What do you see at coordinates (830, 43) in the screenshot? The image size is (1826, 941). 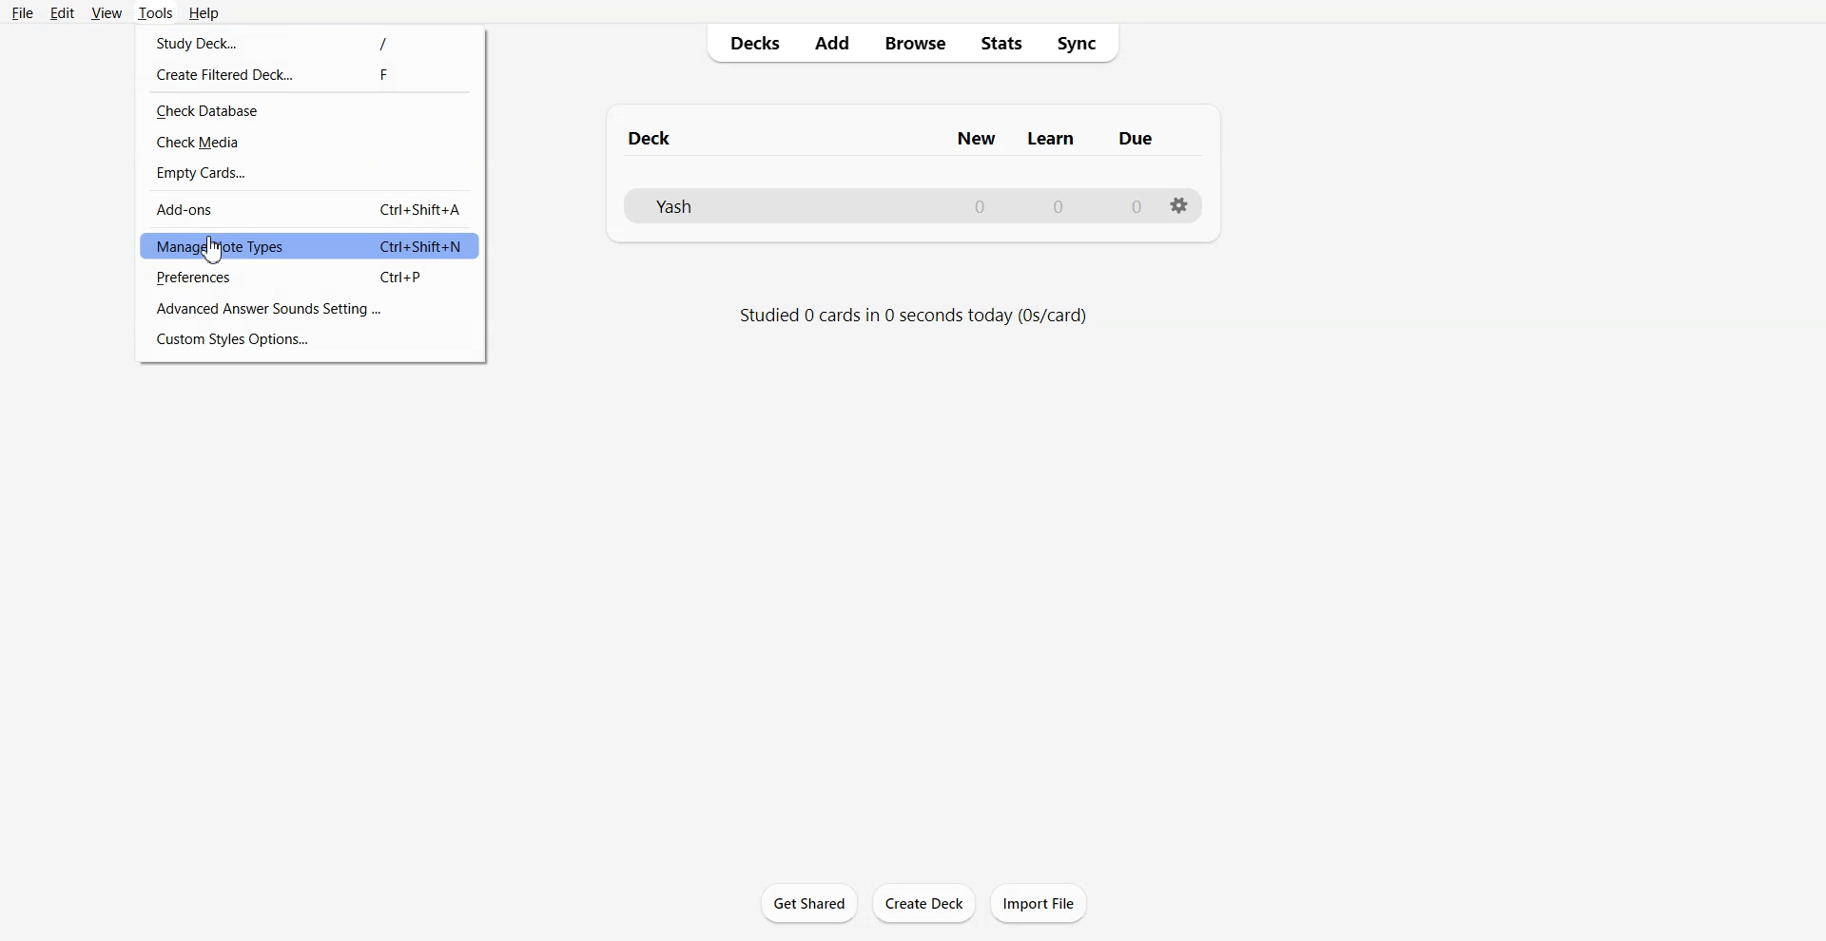 I see `Add` at bounding box center [830, 43].